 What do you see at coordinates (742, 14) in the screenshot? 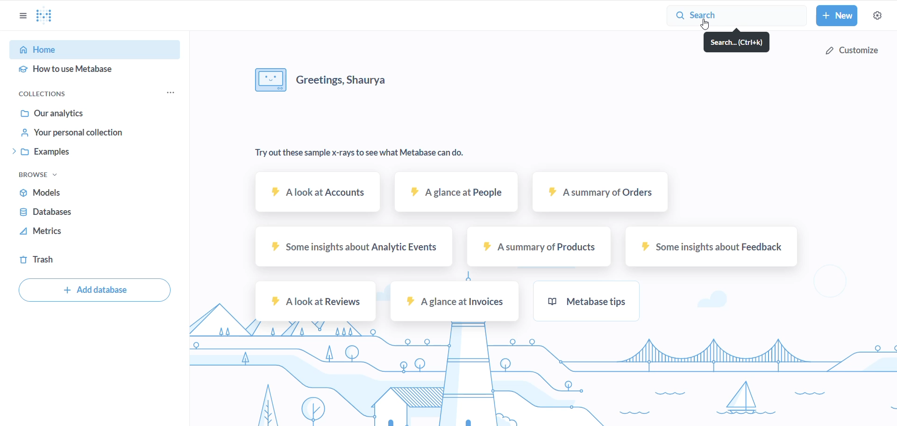
I see `search button` at bounding box center [742, 14].